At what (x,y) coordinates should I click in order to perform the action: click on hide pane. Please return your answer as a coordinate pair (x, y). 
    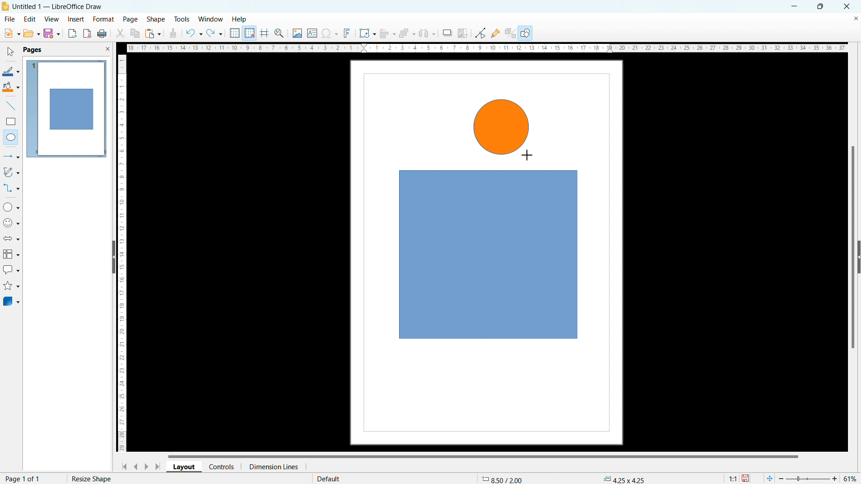
    Looking at the image, I should click on (113, 257).